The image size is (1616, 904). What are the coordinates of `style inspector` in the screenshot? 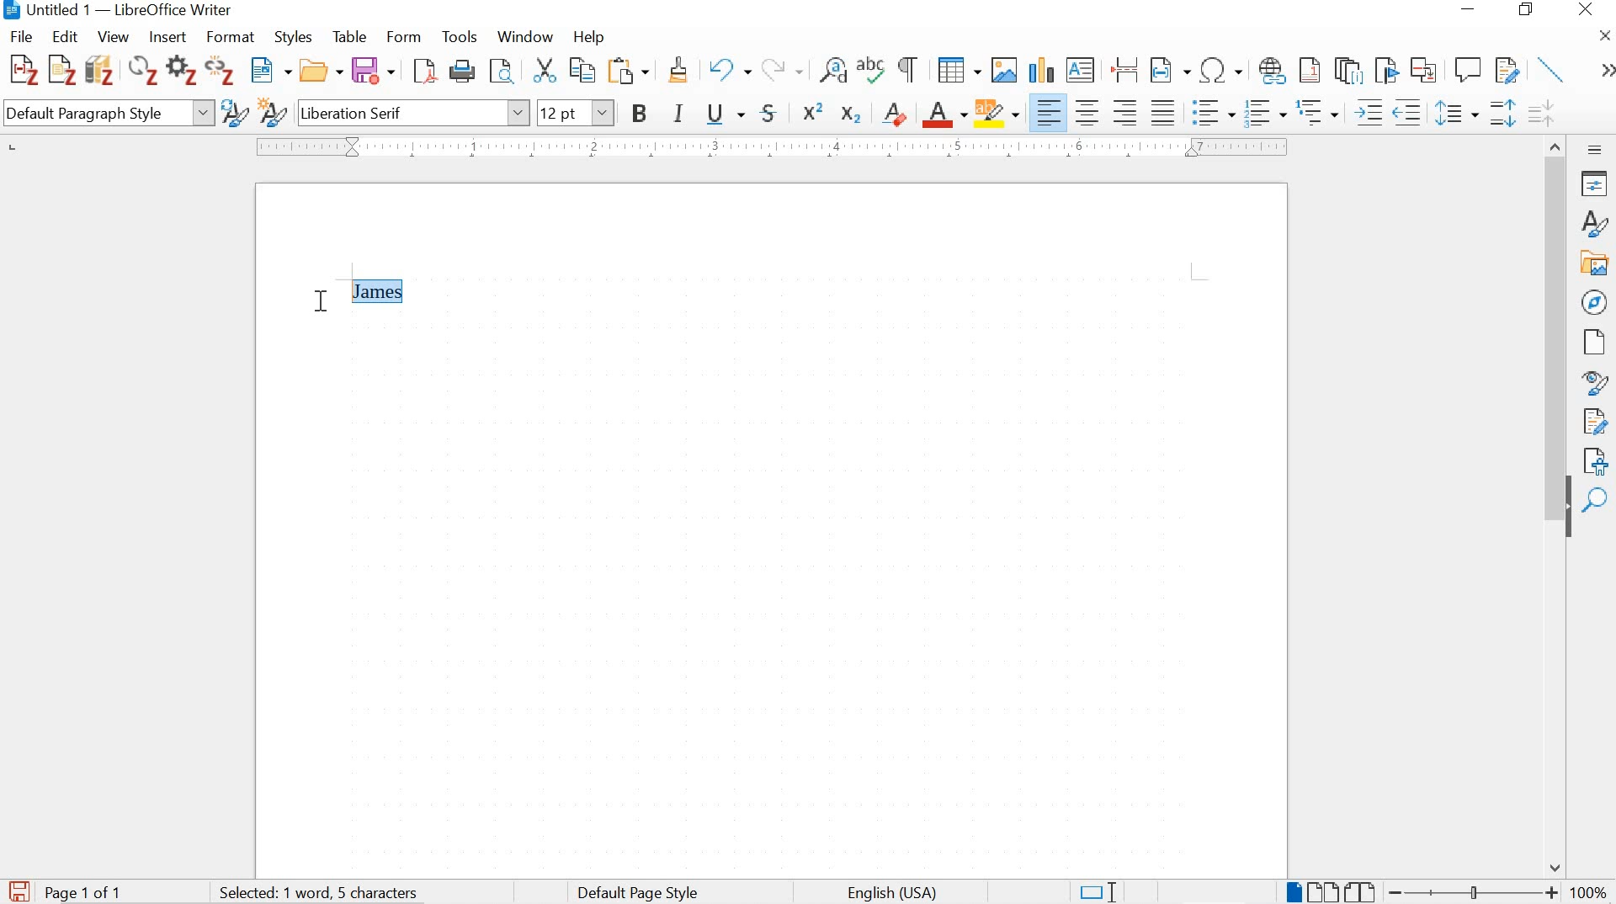 It's located at (1596, 384).